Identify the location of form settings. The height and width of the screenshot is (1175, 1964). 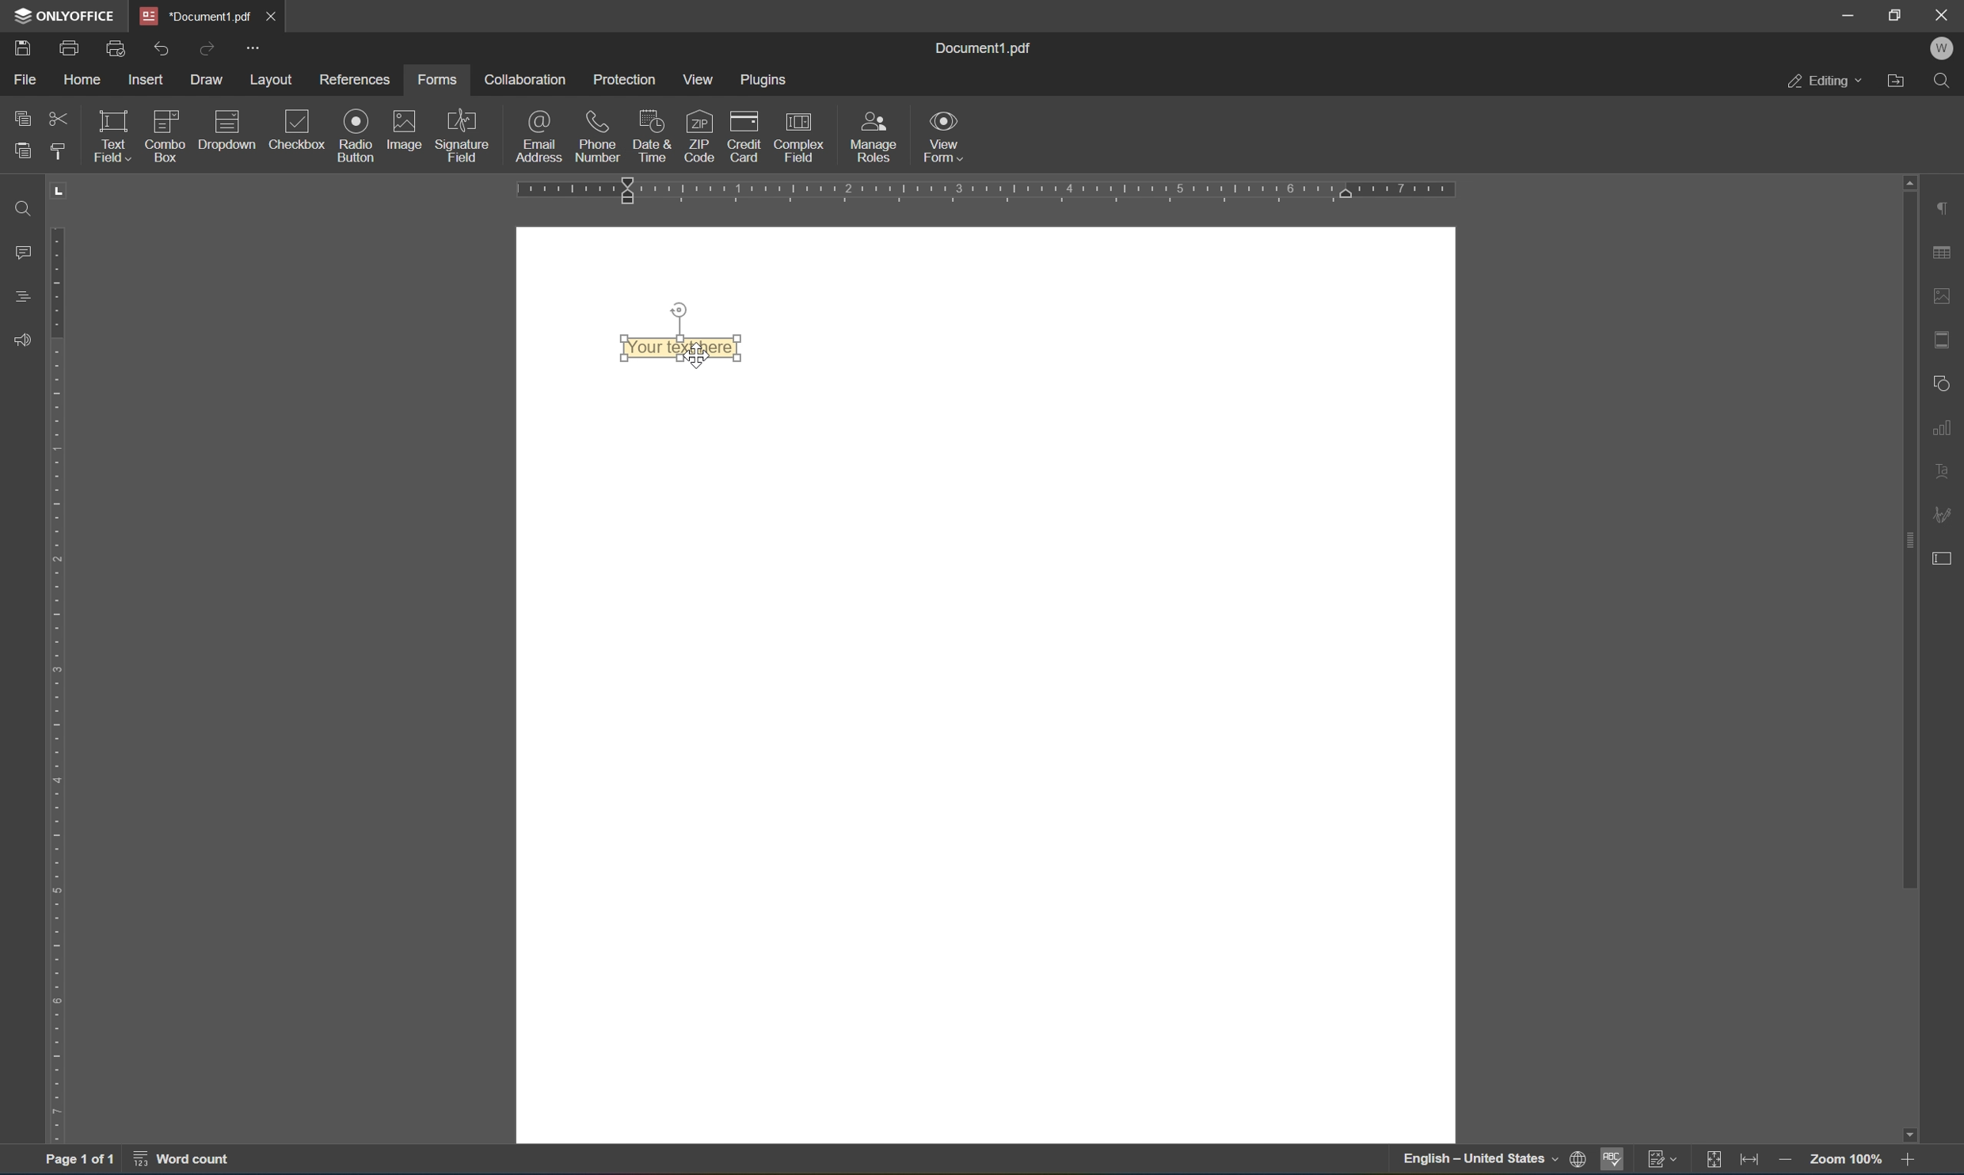
(1946, 557).